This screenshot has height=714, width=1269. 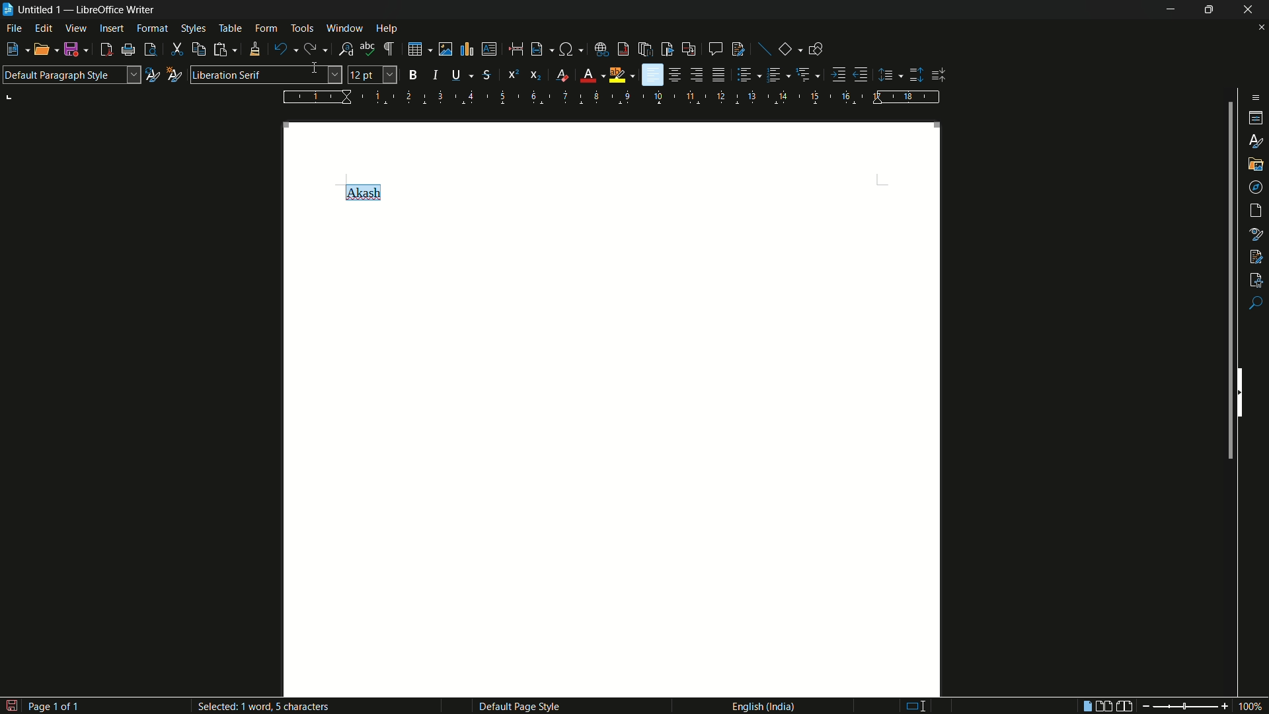 What do you see at coordinates (75, 50) in the screenshot?
I see `save file` at bounding box center [75, 50].